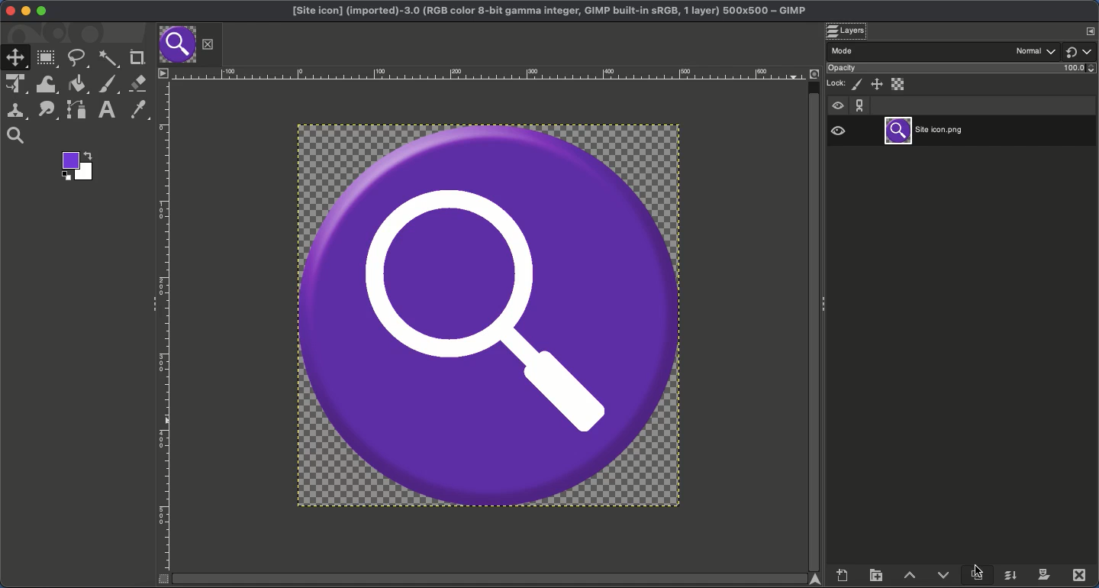 The width and height of the screenshot is (1099, 588). What do you see at coordinates (843, 50) in the screenshot?
I see `Mode` at bounding box center [843, 50].